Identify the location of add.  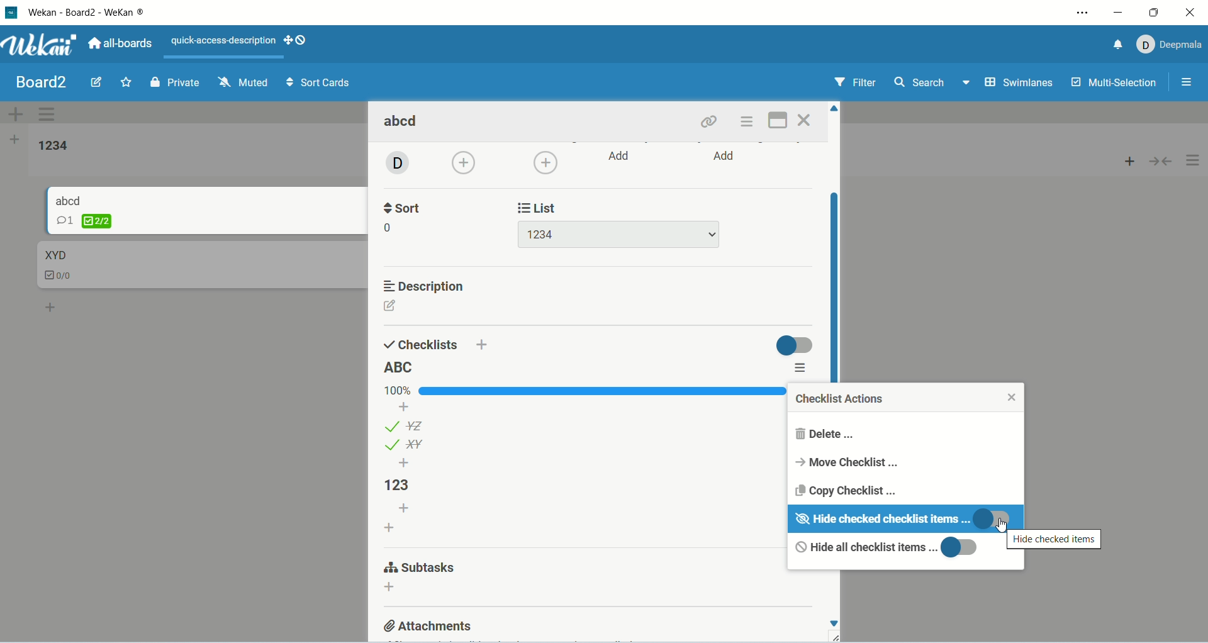
(405, 508).